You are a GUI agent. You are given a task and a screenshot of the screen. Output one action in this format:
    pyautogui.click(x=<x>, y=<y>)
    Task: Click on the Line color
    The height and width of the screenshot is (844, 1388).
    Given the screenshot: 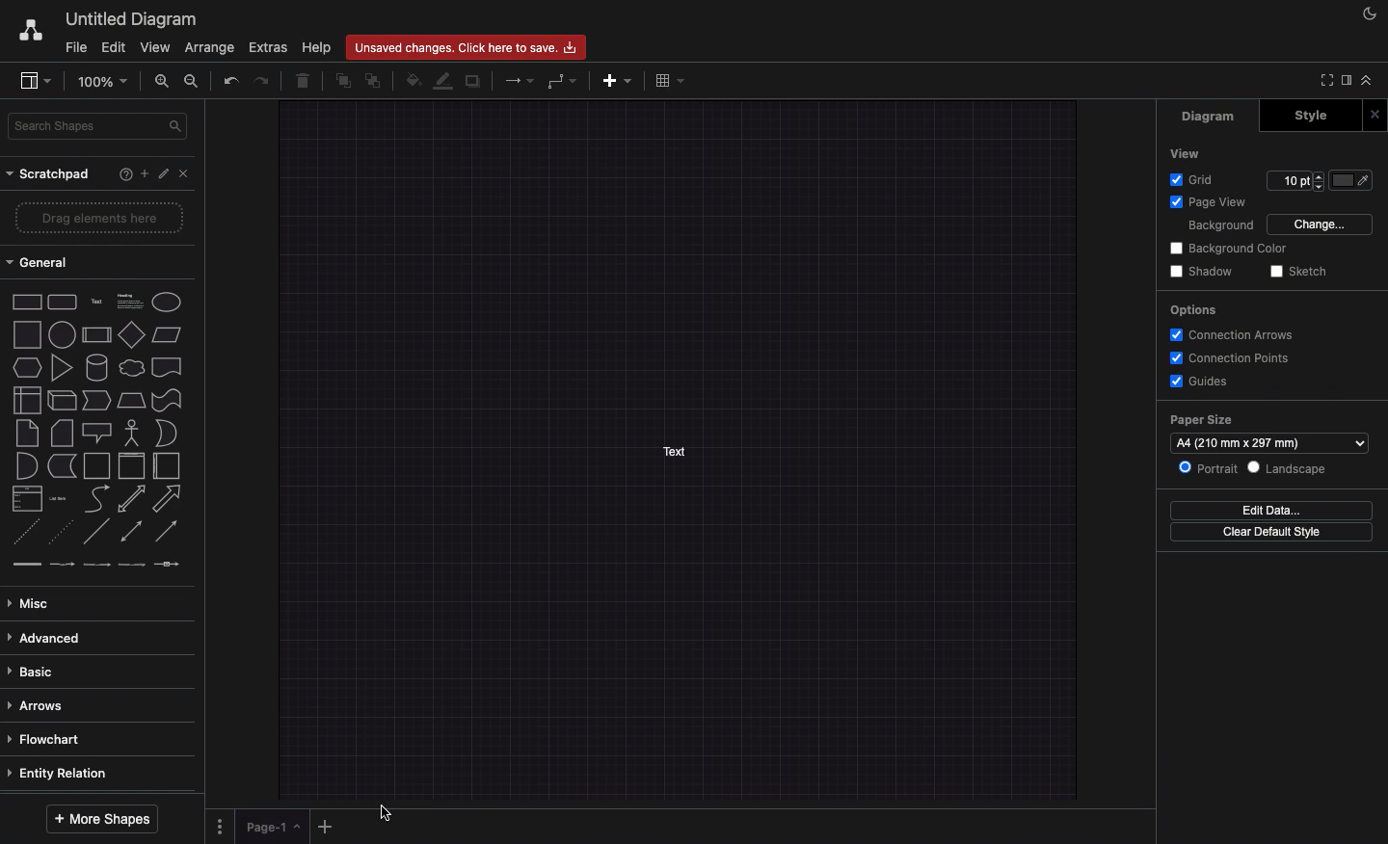 What is the action you would take?
    pyautogui.click(x=443, y=82)
    